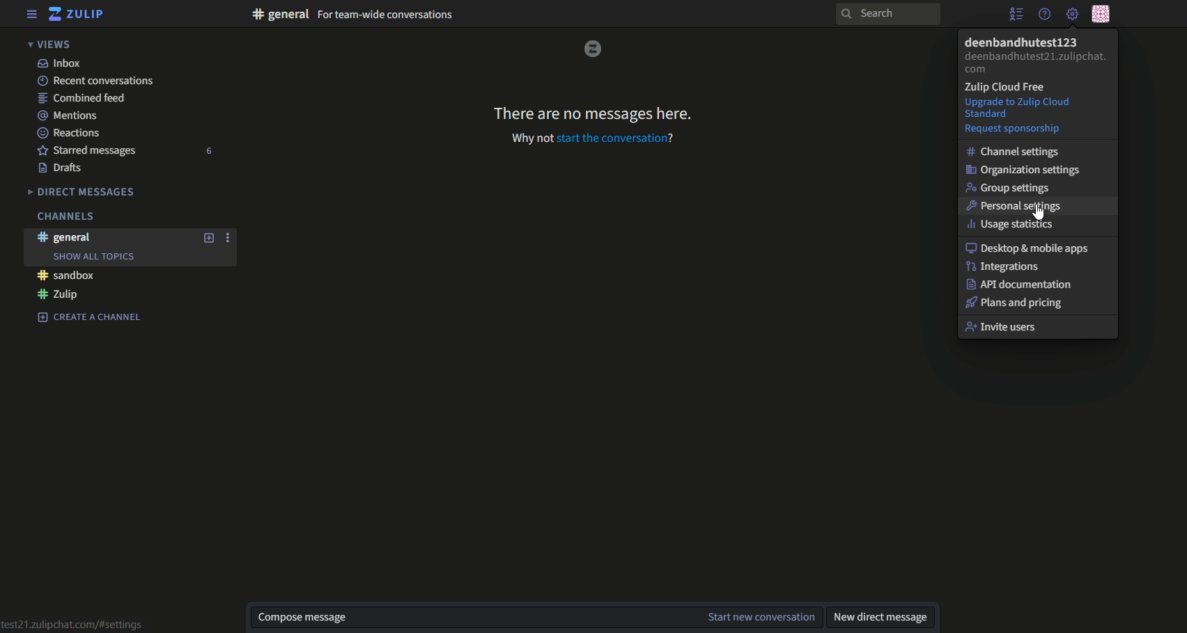 This screenshot has width=1187, height=633. What do you see at coordinates (59, 63) in the screenshot?
I see `inbox` at bounding box center [59, 63].